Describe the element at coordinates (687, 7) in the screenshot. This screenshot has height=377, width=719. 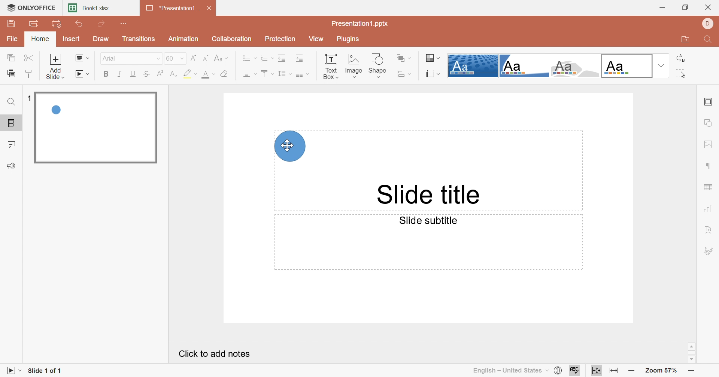
I see `Restore down` at that location.